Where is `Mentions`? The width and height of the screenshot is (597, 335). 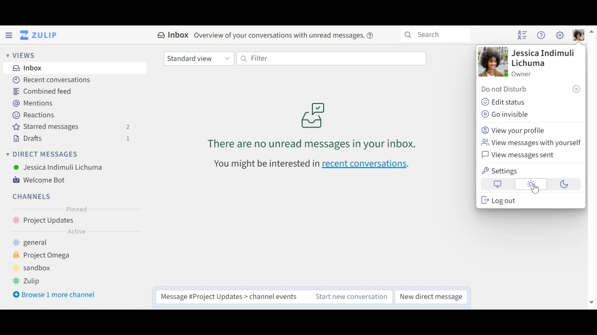
Mentions is located at coordinates (34, 103).